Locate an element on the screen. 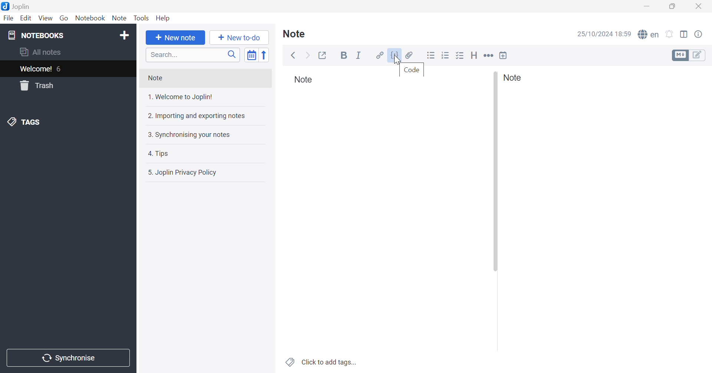  Attach file is located at coordinates (410, 55).